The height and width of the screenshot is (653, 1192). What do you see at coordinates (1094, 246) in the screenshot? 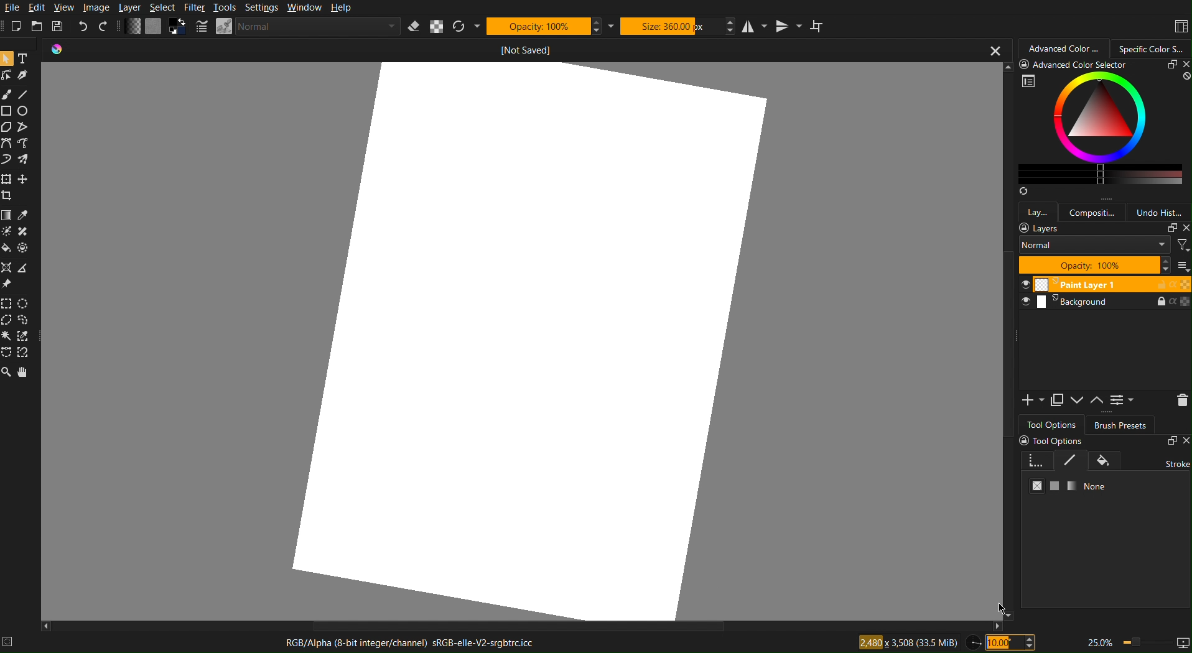
I see `normal` at bounding box center [1094, 246].